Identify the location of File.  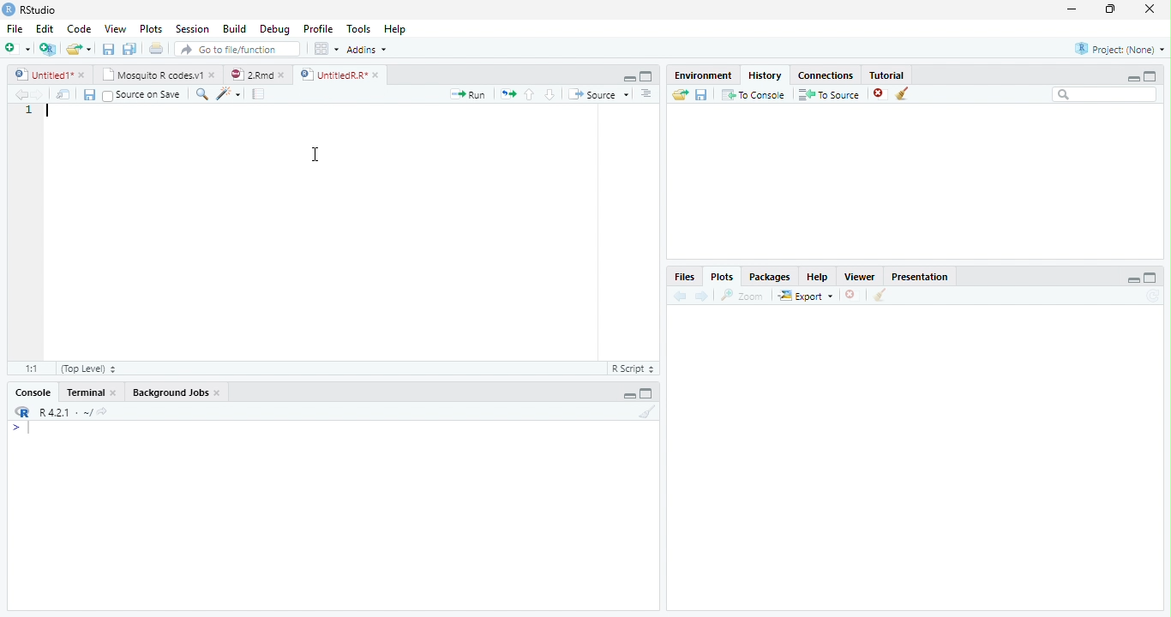
(15, 30).